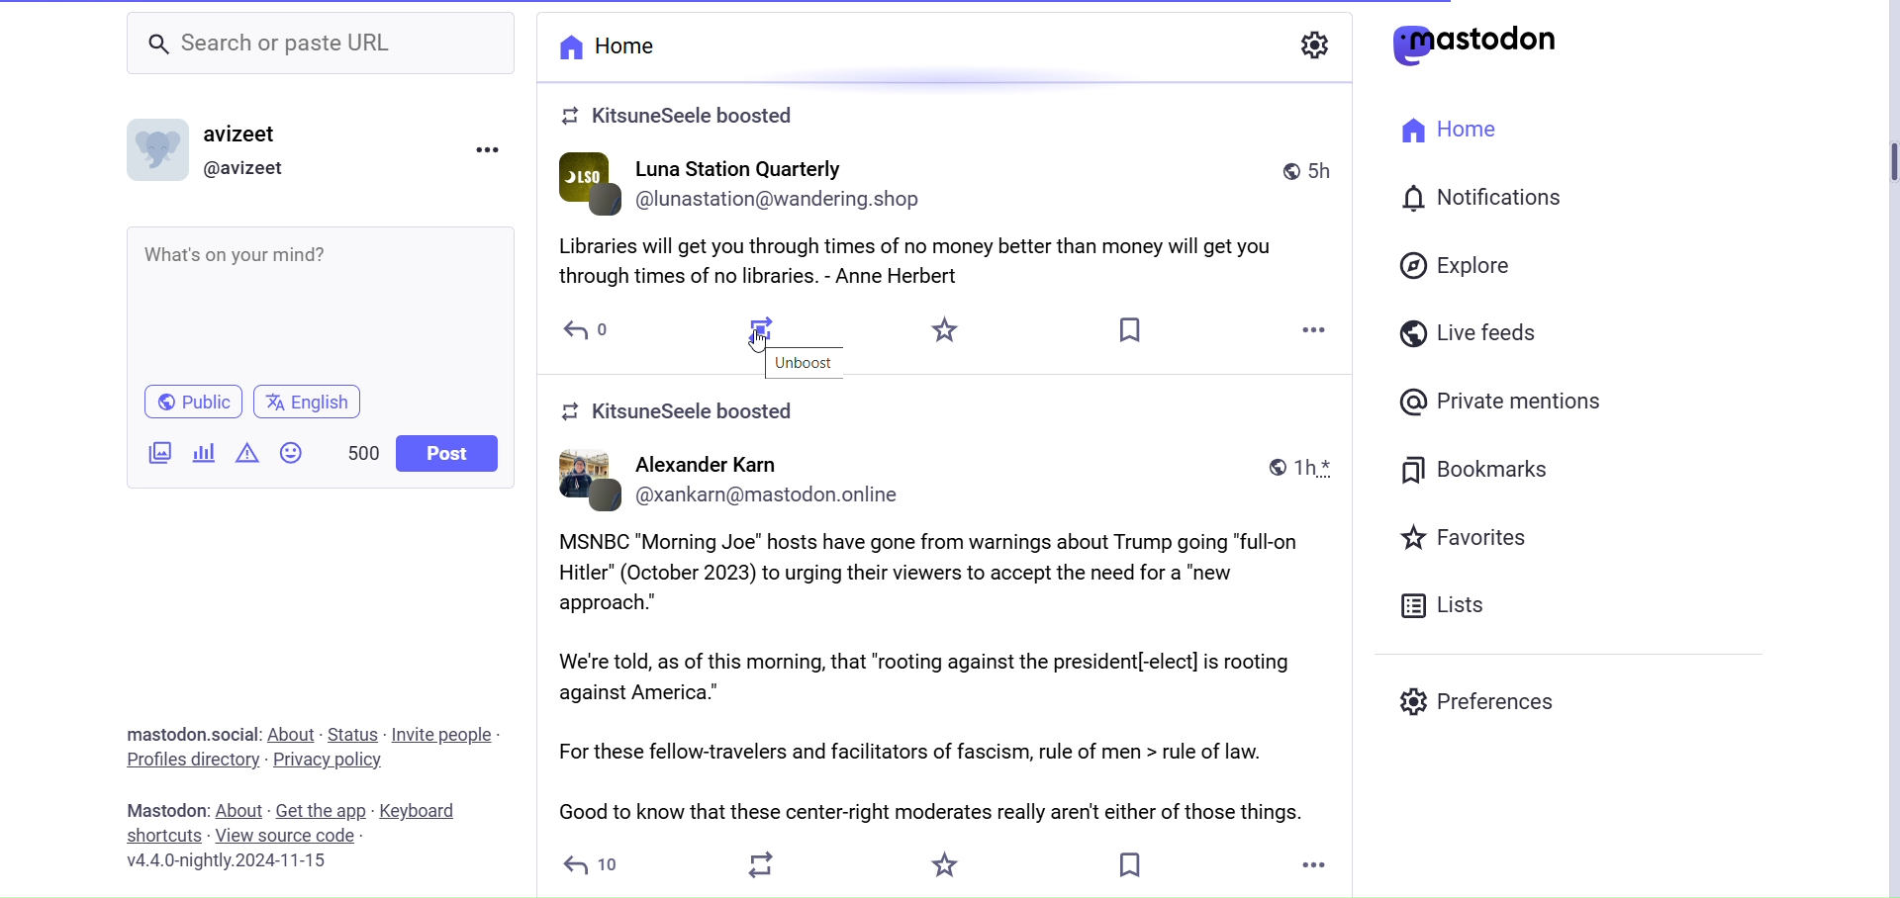 This screenshot has height=898, width=1900. What do you see at coordinates (291, 731) in the screenshot?
I see `About` at bounding box center [291, 731].